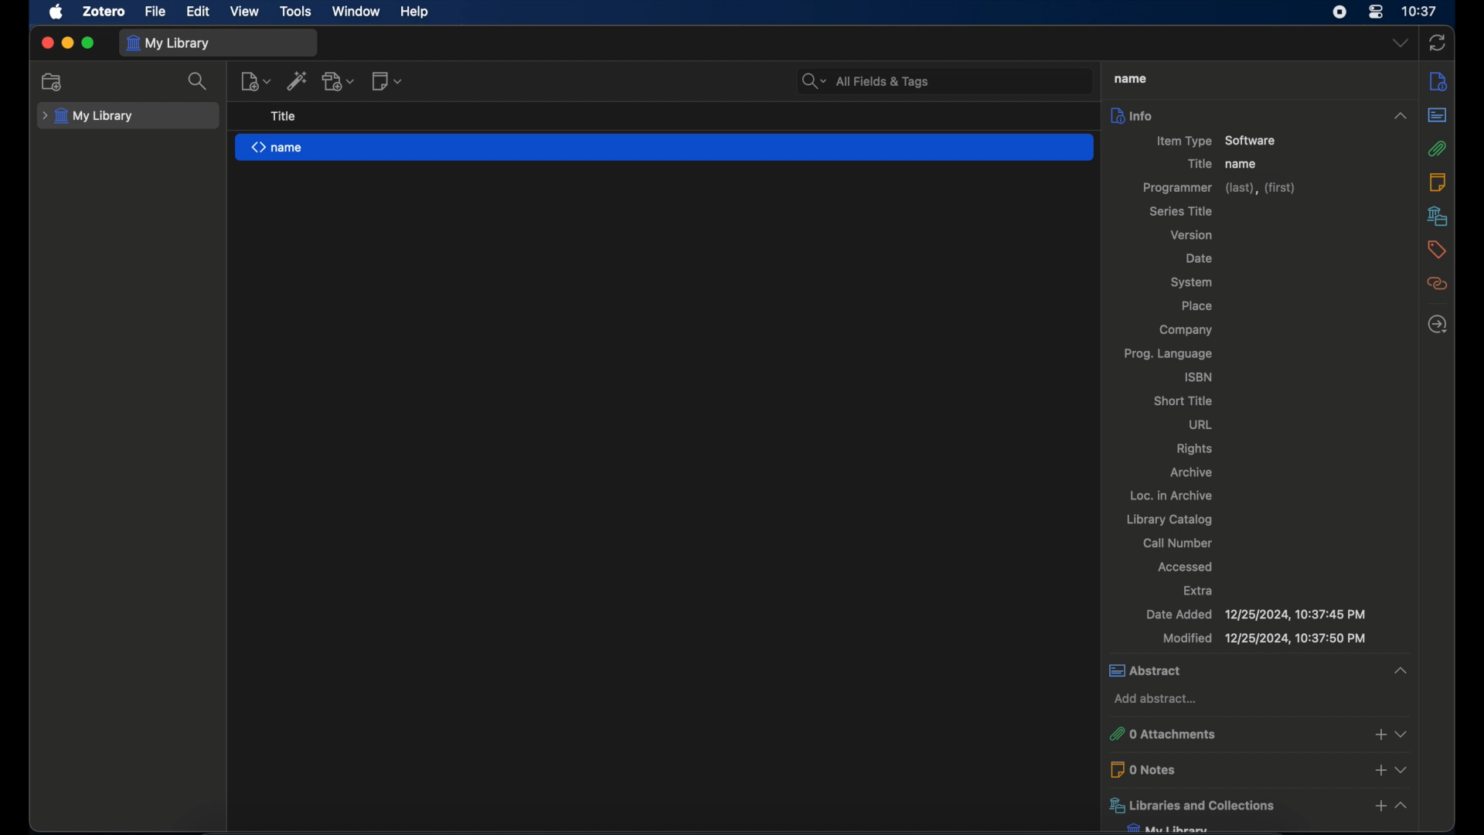 This screenshot has height=835, width=1484. I want to click on accessed, so click(1186, 566).